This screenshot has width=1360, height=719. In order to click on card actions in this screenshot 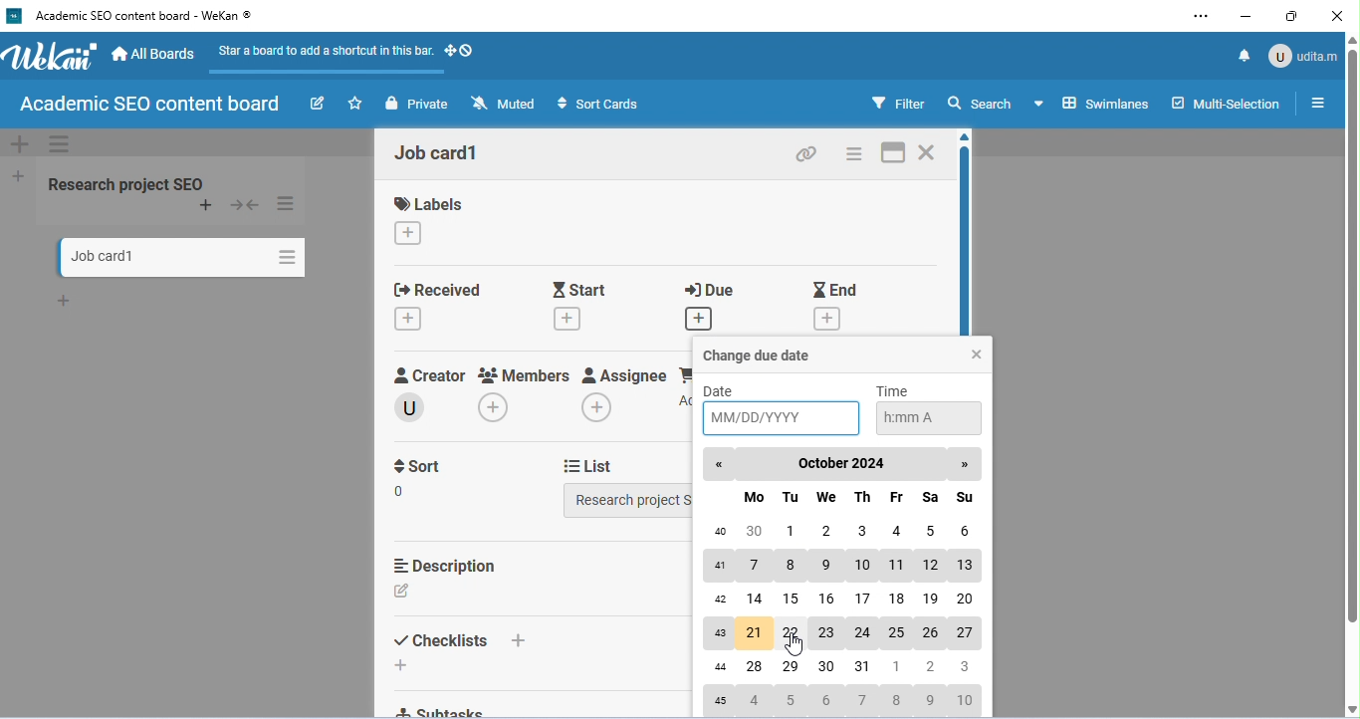, I will do `click(853, 153)`.